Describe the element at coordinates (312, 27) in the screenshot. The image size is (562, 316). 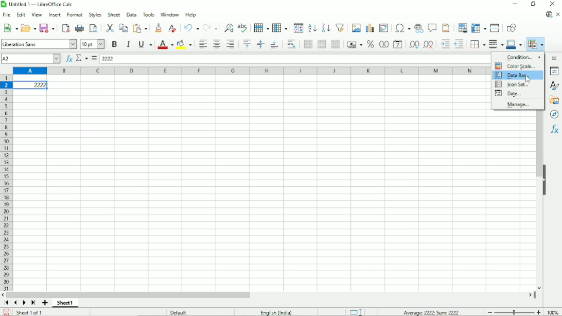
I see `Sort ascending` at that location.